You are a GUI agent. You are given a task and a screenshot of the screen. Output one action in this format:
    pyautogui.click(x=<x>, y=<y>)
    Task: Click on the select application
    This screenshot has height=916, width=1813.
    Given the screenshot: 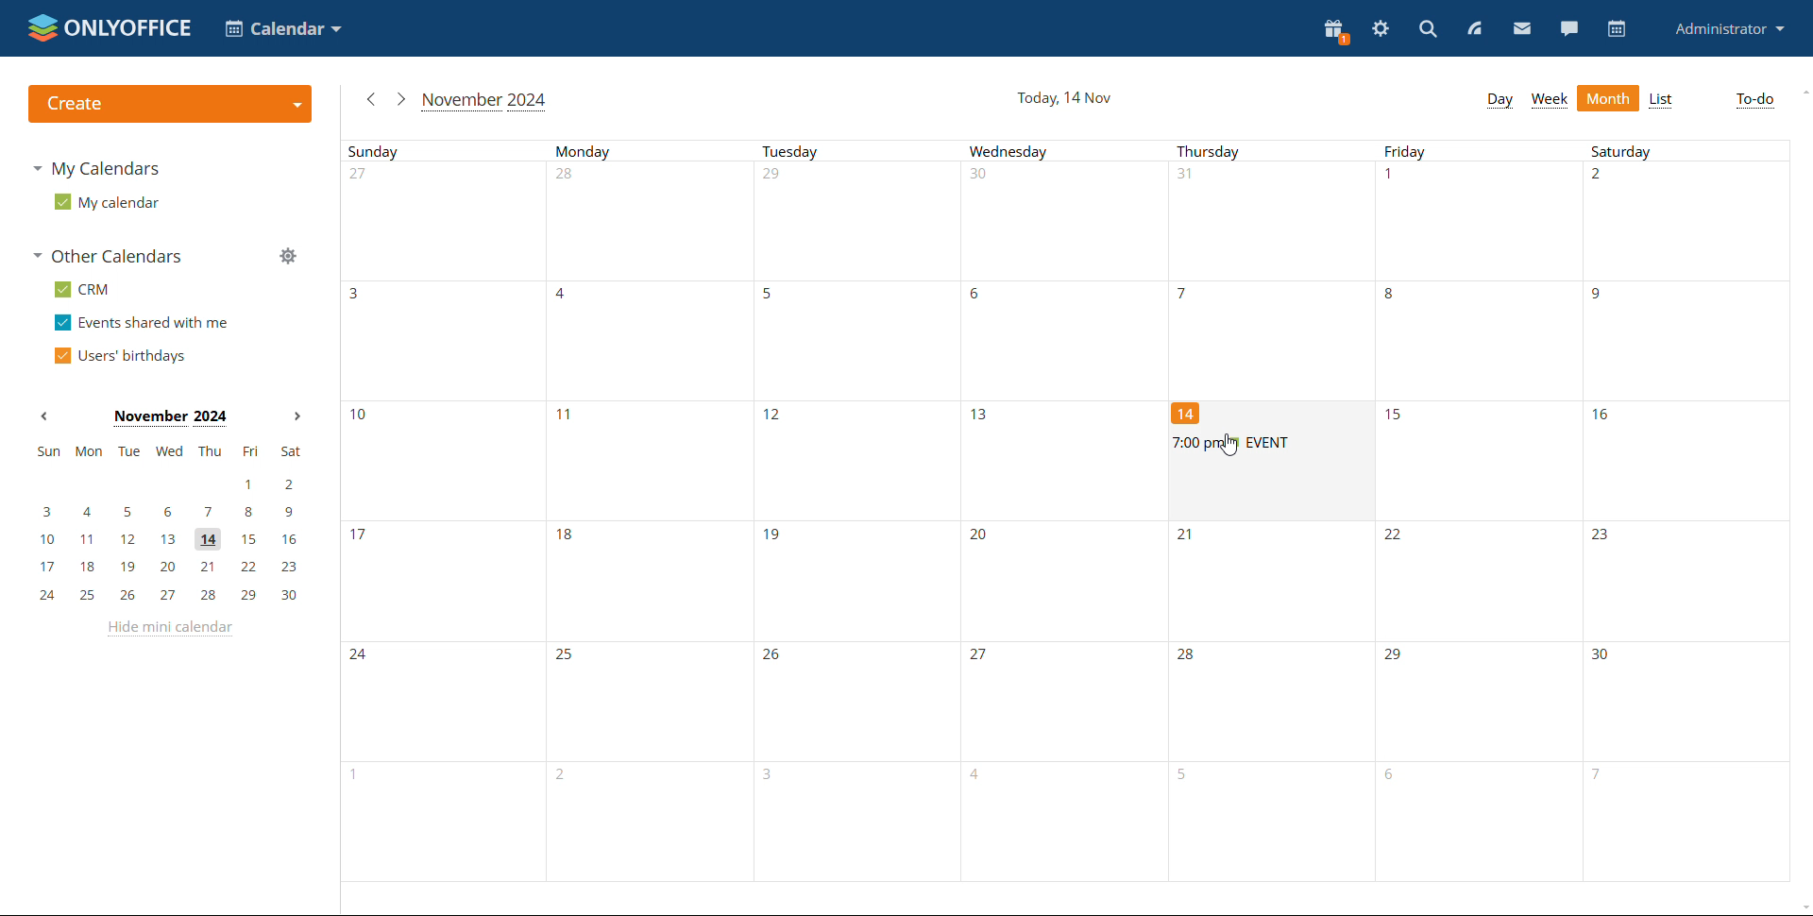 What is the action you would take?
    pyautogui.click(x=283, y=28)
    